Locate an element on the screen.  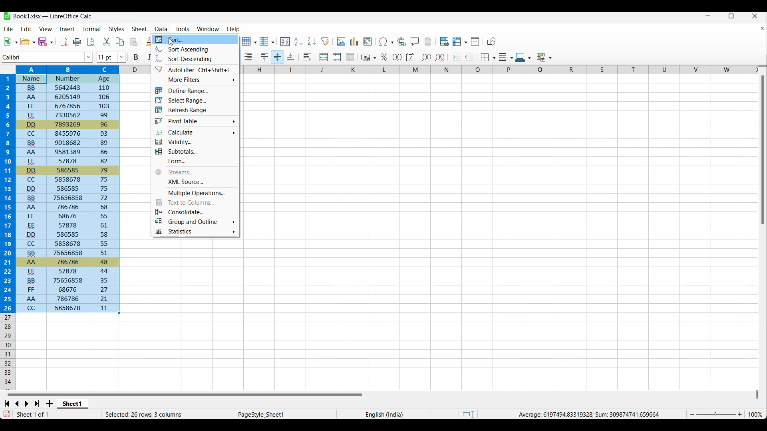
Copy is located at coordinates (120, 42).